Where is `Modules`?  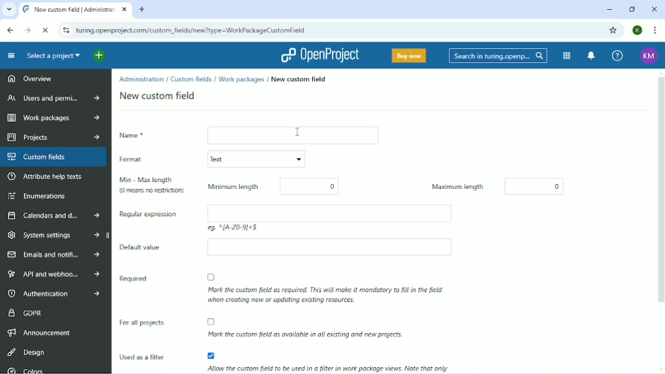 Modules is located at coordinates (565, 56).